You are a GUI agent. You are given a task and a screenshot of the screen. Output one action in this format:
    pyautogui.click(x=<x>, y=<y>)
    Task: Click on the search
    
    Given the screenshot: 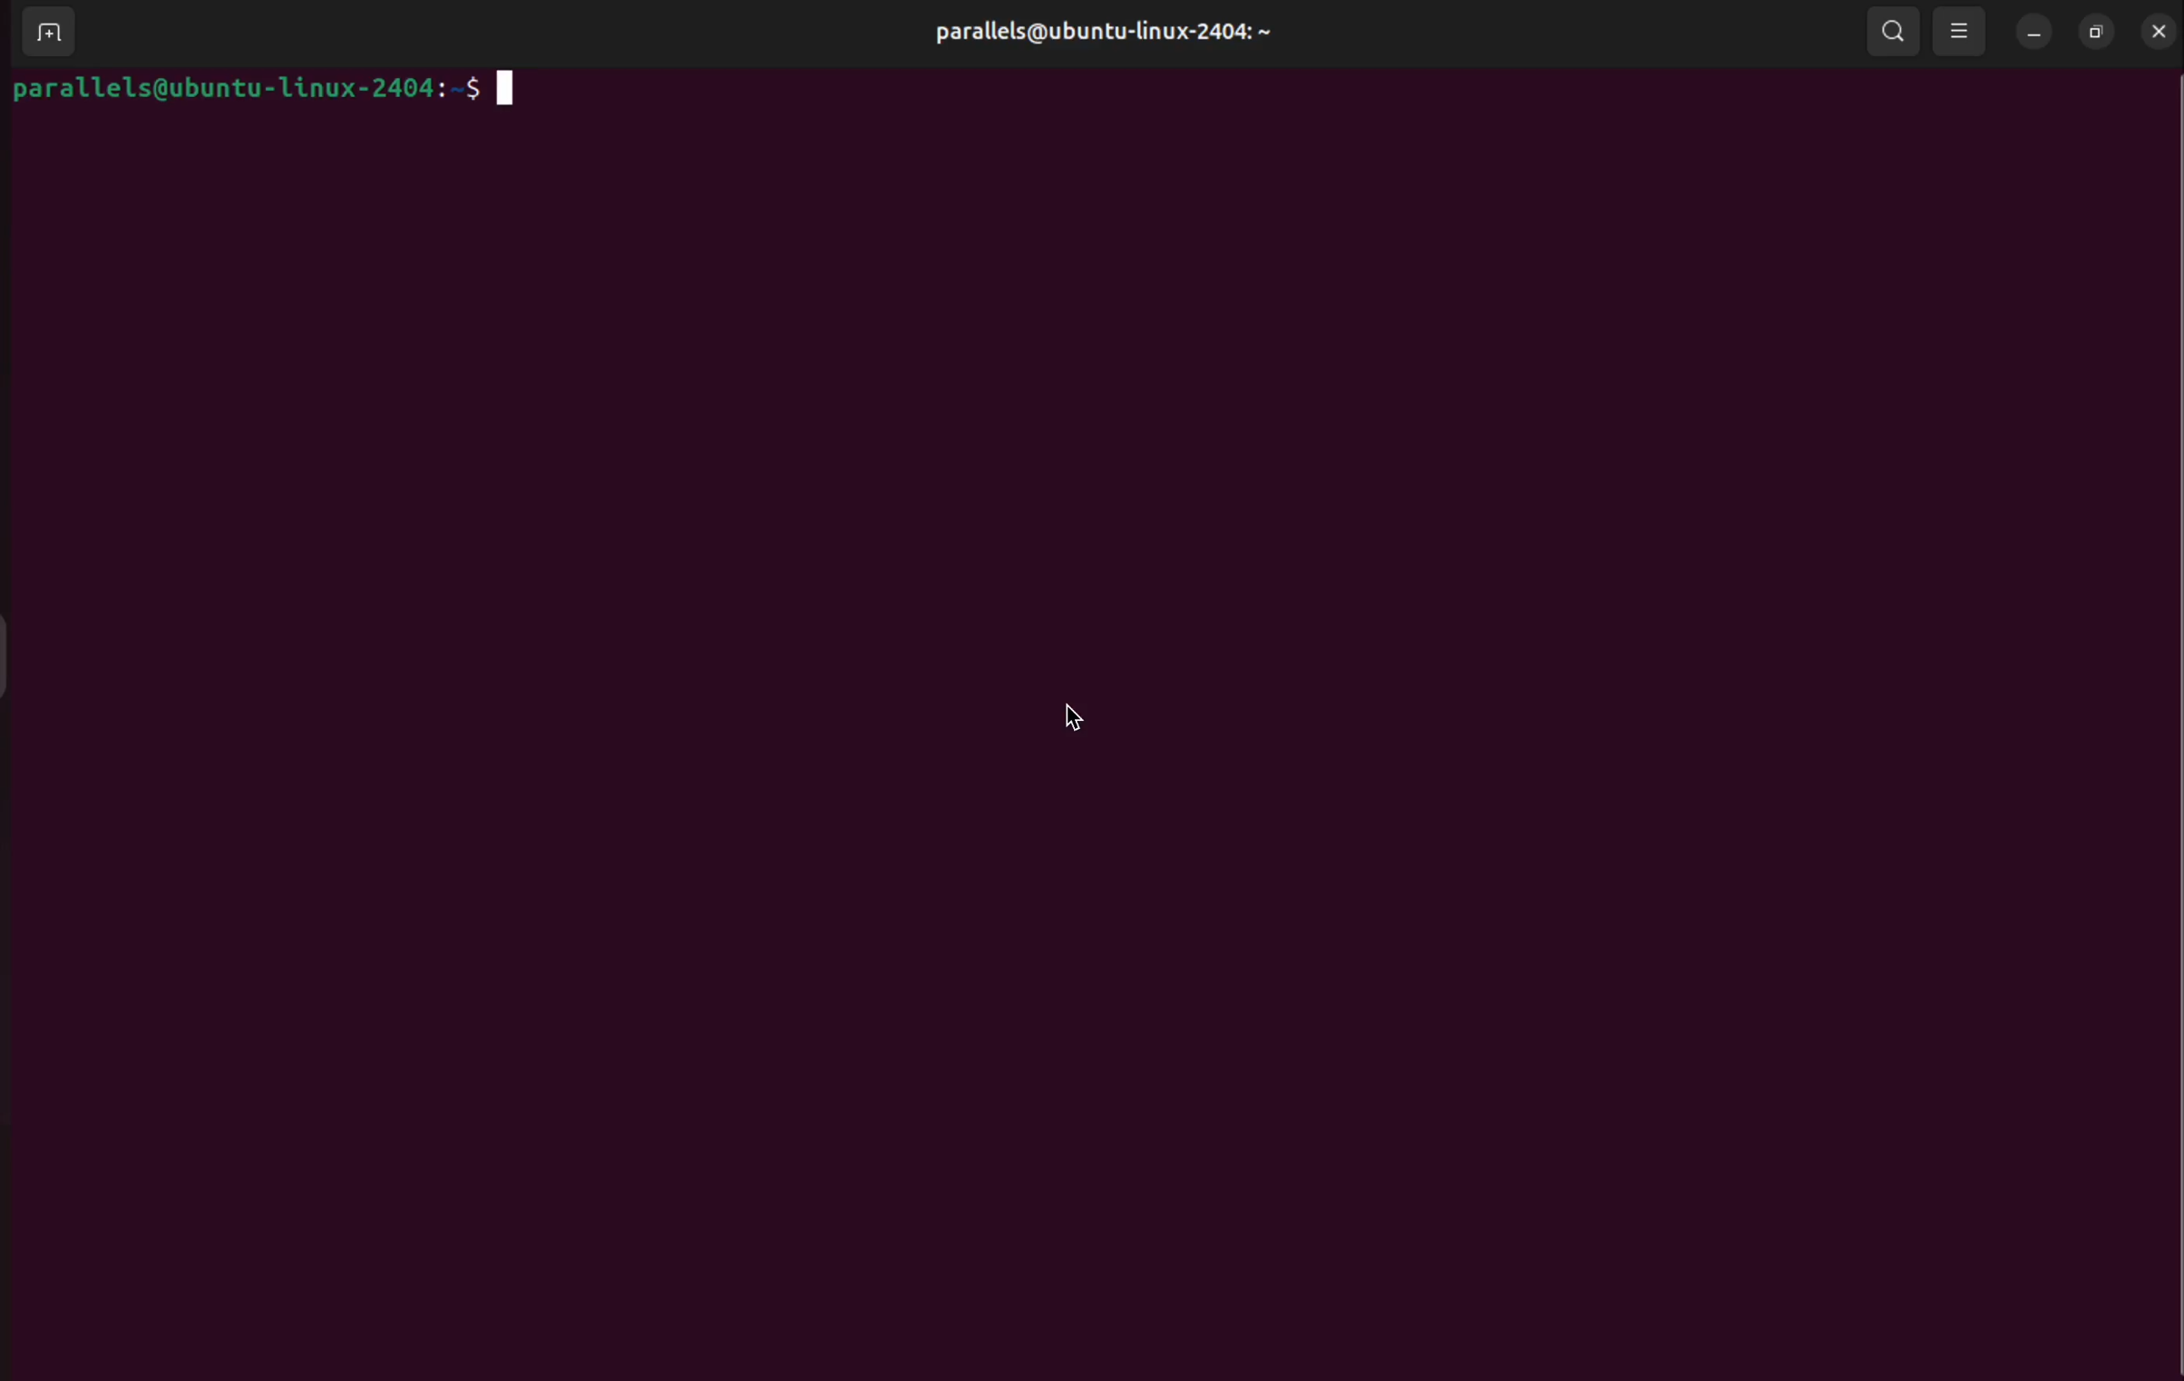 What is the action you would take?
    pyautogui.click(x=1894, y=34)
    